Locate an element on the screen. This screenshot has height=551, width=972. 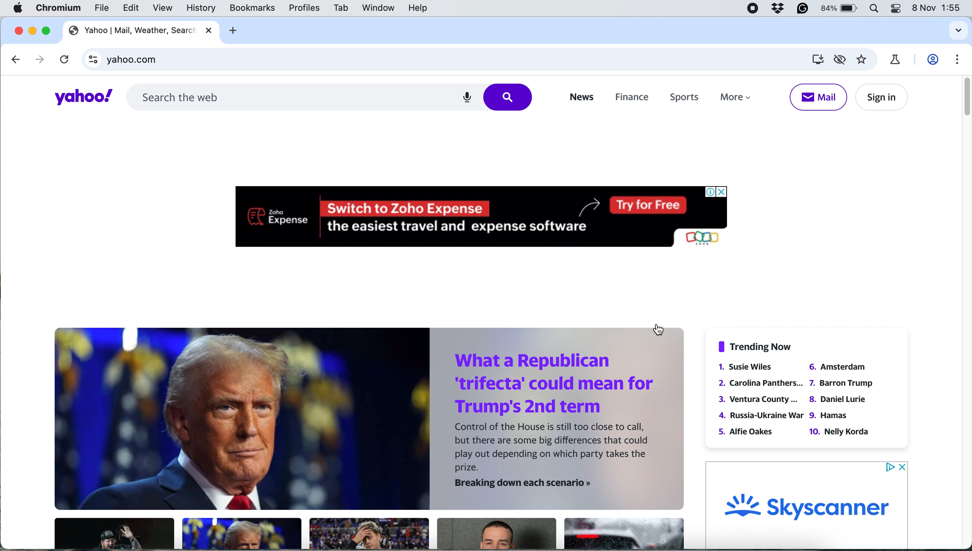
search bar is located at coordinates (285, 96).